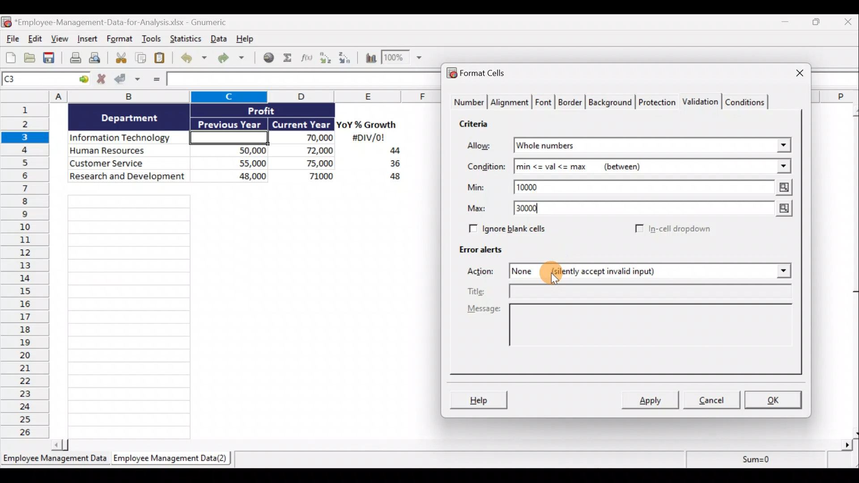 This screenshot has height=483, width=859. Describe the element at coordinates (455, 443) in the screenshot. I see `Scroll bar` at that location.